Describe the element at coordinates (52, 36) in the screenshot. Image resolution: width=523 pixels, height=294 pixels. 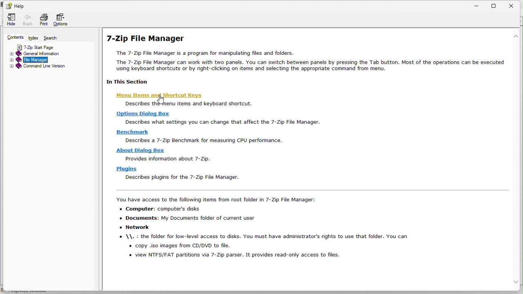
I see `Search ` at that location.